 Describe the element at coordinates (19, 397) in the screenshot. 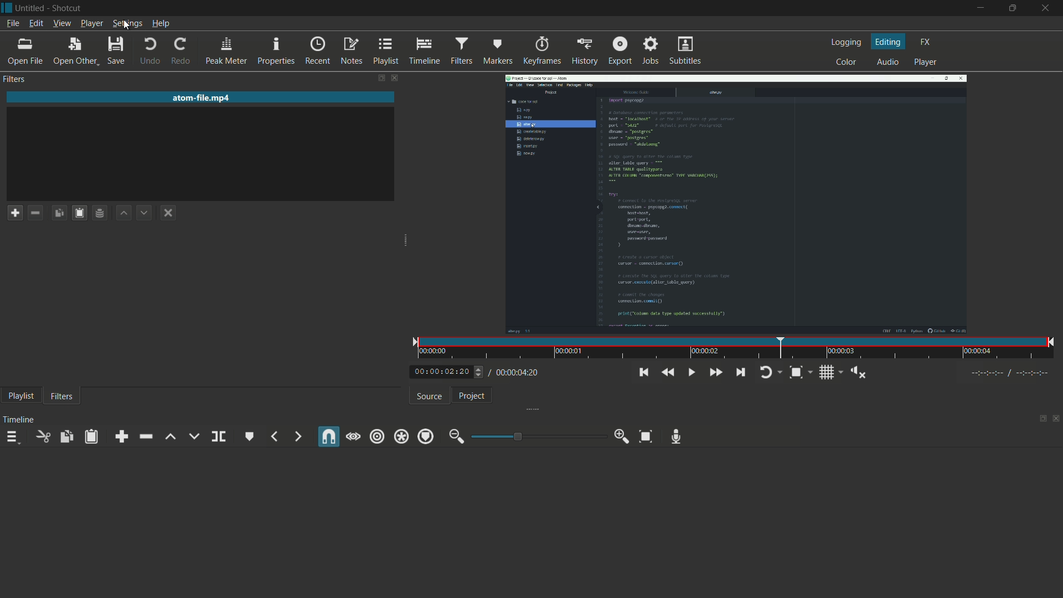

I see `playlist` at that location.